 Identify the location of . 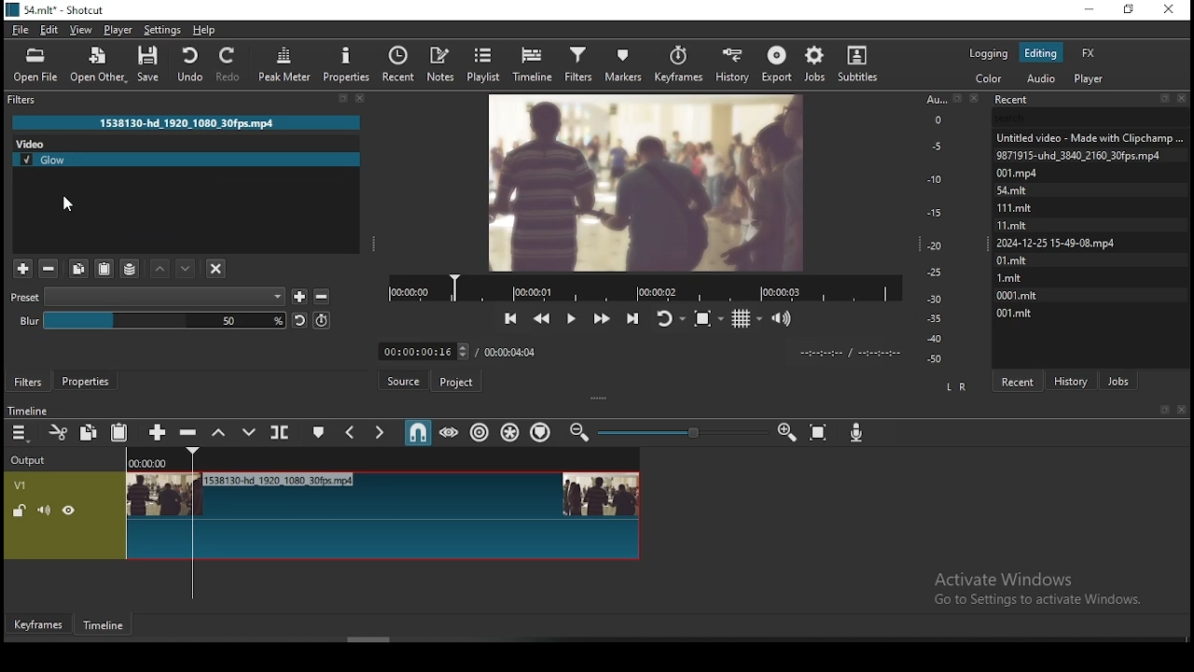
(321, 320).